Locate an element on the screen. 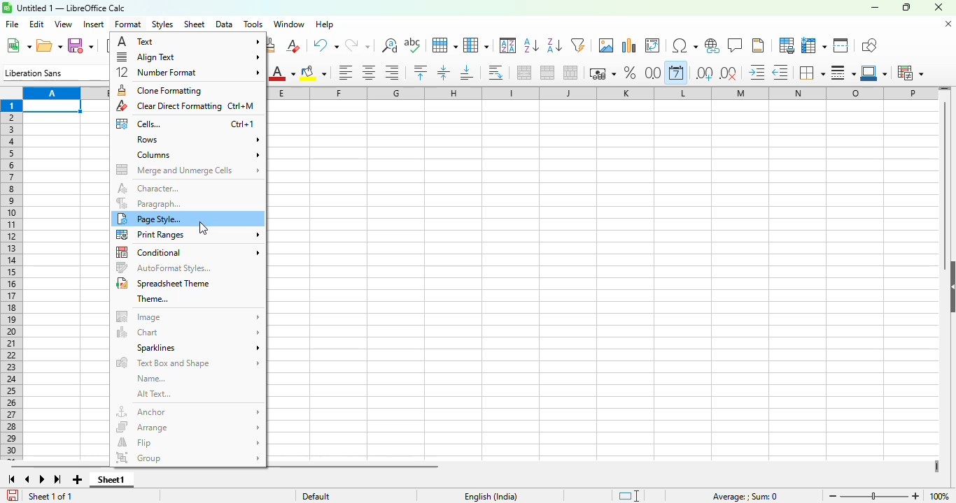 This screenshot has width=956, height=503. align center is located at coordinates (370, 73).